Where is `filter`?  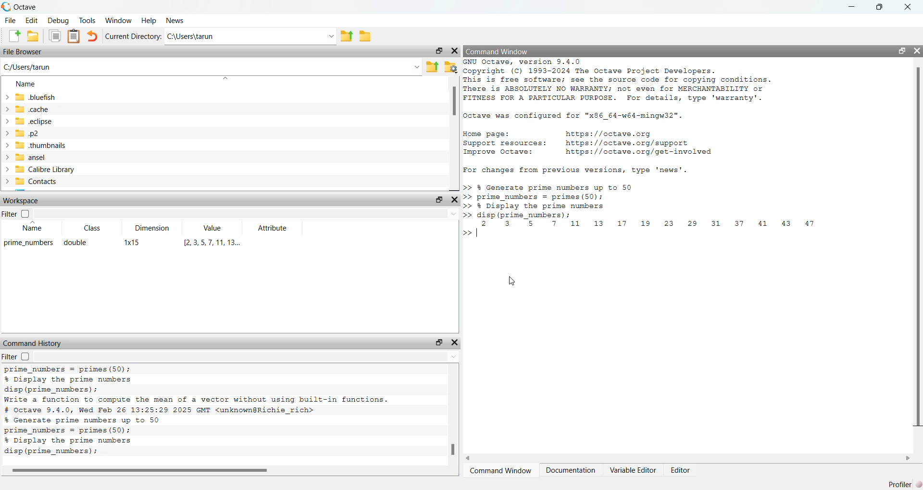 filter is located at coordinates (16, 356).